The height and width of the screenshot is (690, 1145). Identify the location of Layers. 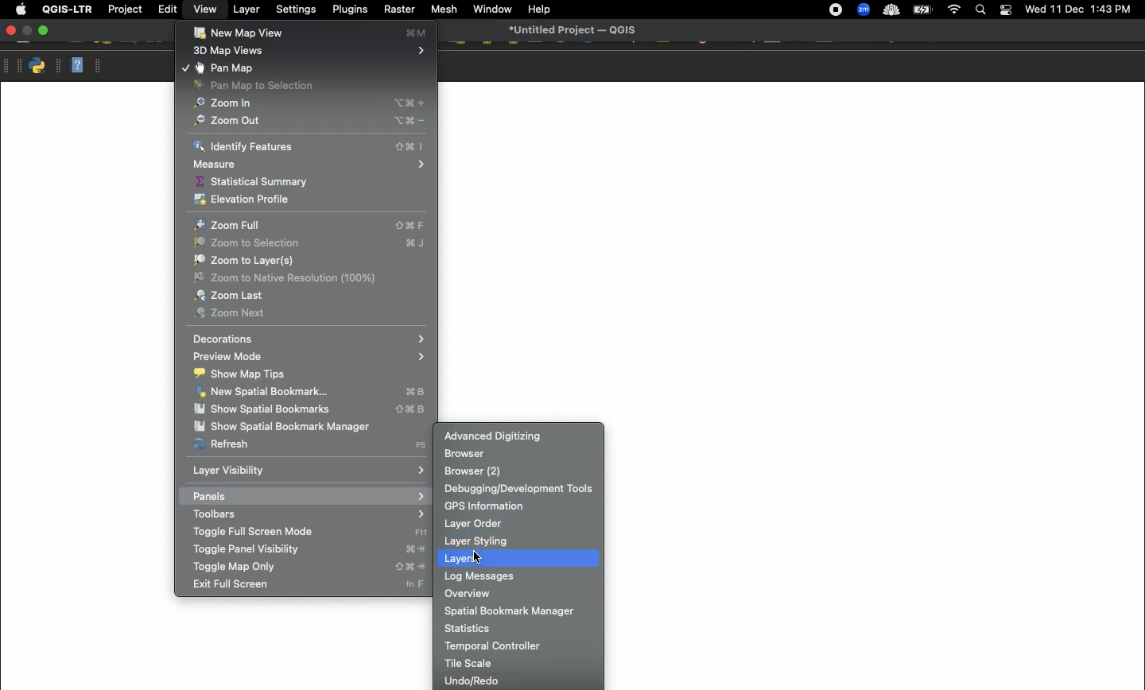
(518, 559).